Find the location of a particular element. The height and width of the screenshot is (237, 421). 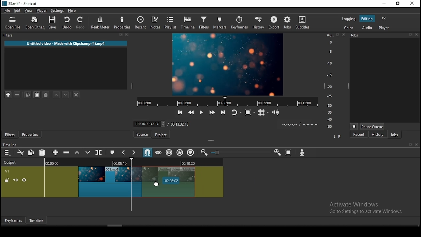

zoom timeline in is located at coordinates (277, 153).